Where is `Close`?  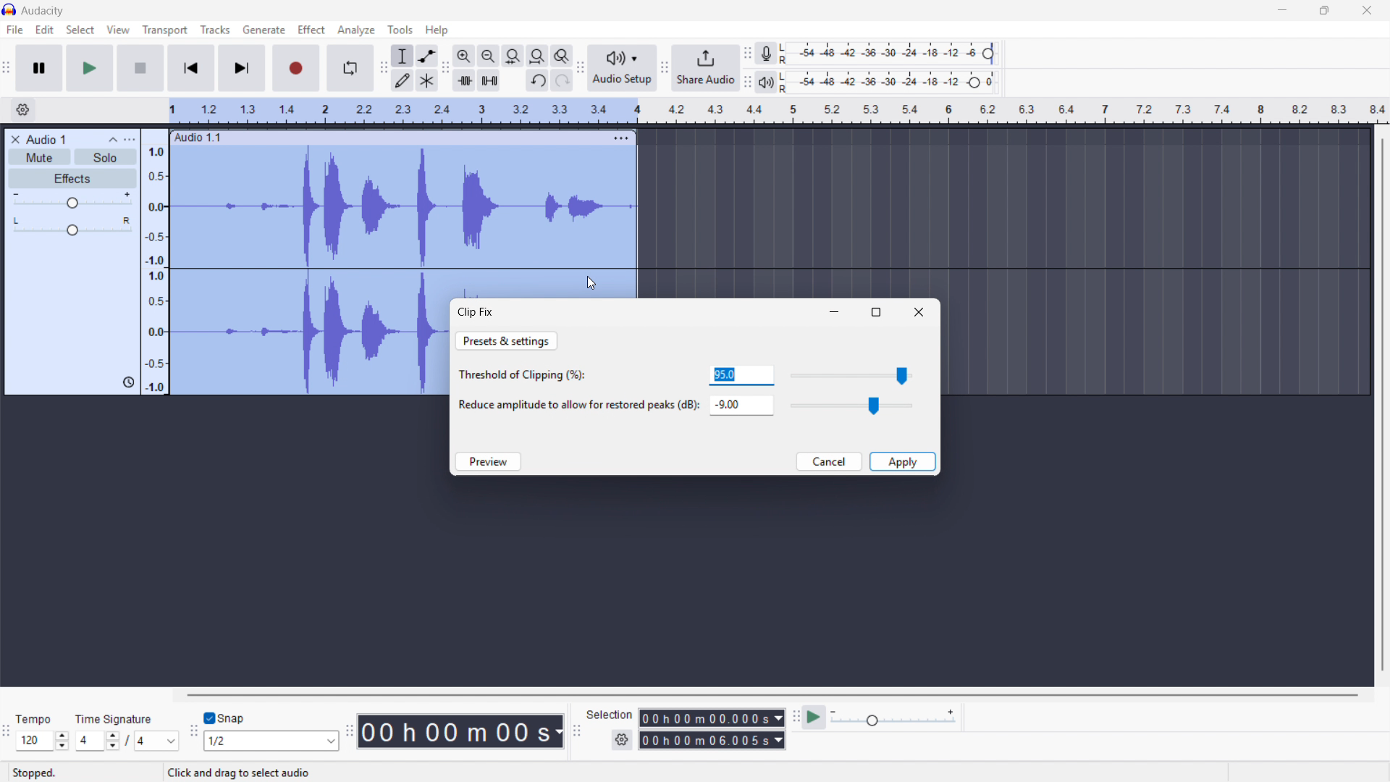
Close is located at coordinates (1368, 11).